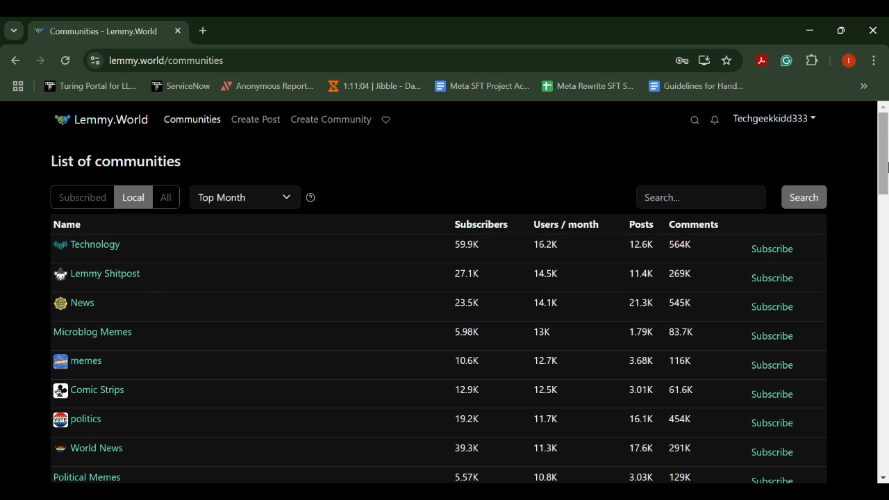 This screenshot has height=500, width=889. What do you see at coordinates (386, 120) in the screenshot?
I see `Donate to Lemmy` at bounding box center [386, 120].